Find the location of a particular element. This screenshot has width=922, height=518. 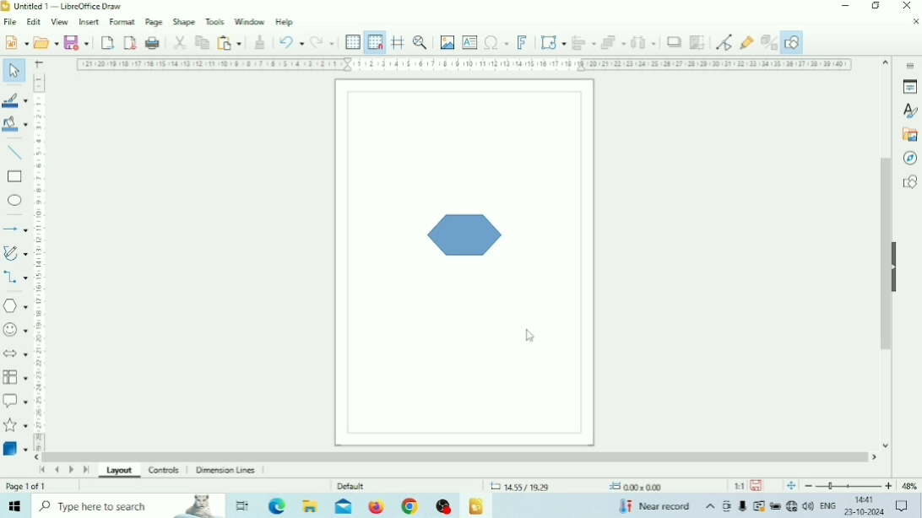

LibreOffice Draw is located at coordinates (476, 507).